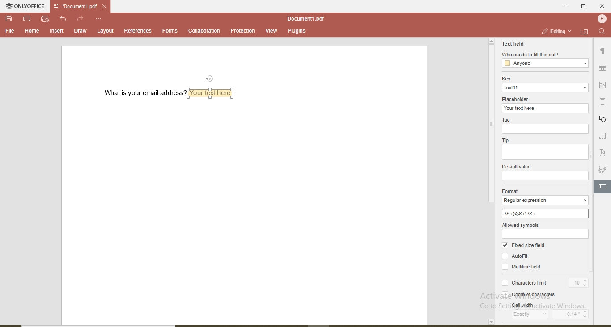  I want to click on horizontal scroll bar, so click(105, 324).